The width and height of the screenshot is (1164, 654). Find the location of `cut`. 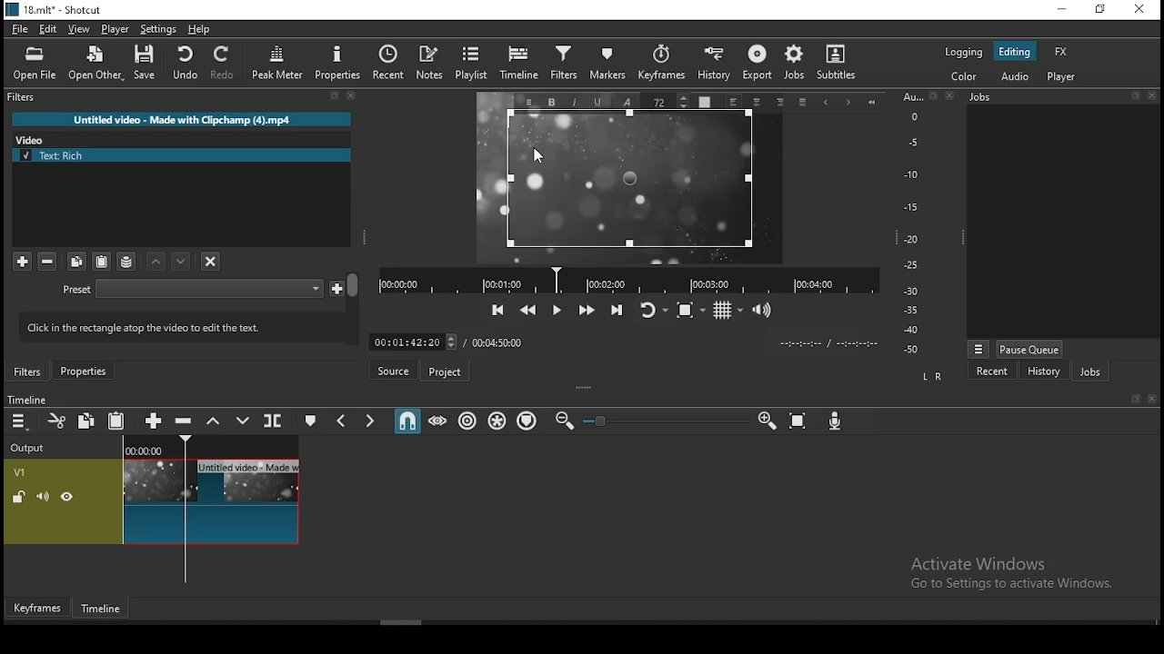

cut is located at coordinates (56, 421).